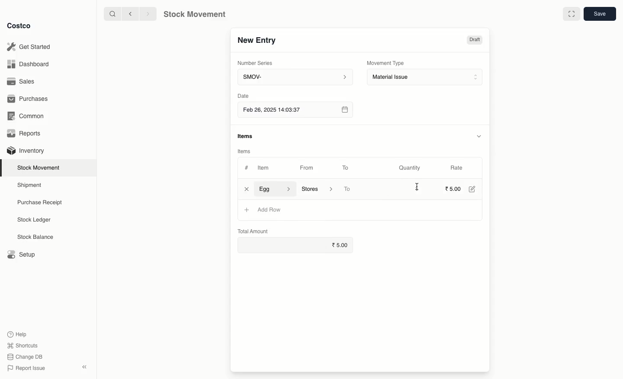 Image resolution: width=623 pixels, height=379 pixels. Describe the element at coordinates (132, 14) in the screenshot. I see `backward` at that location.